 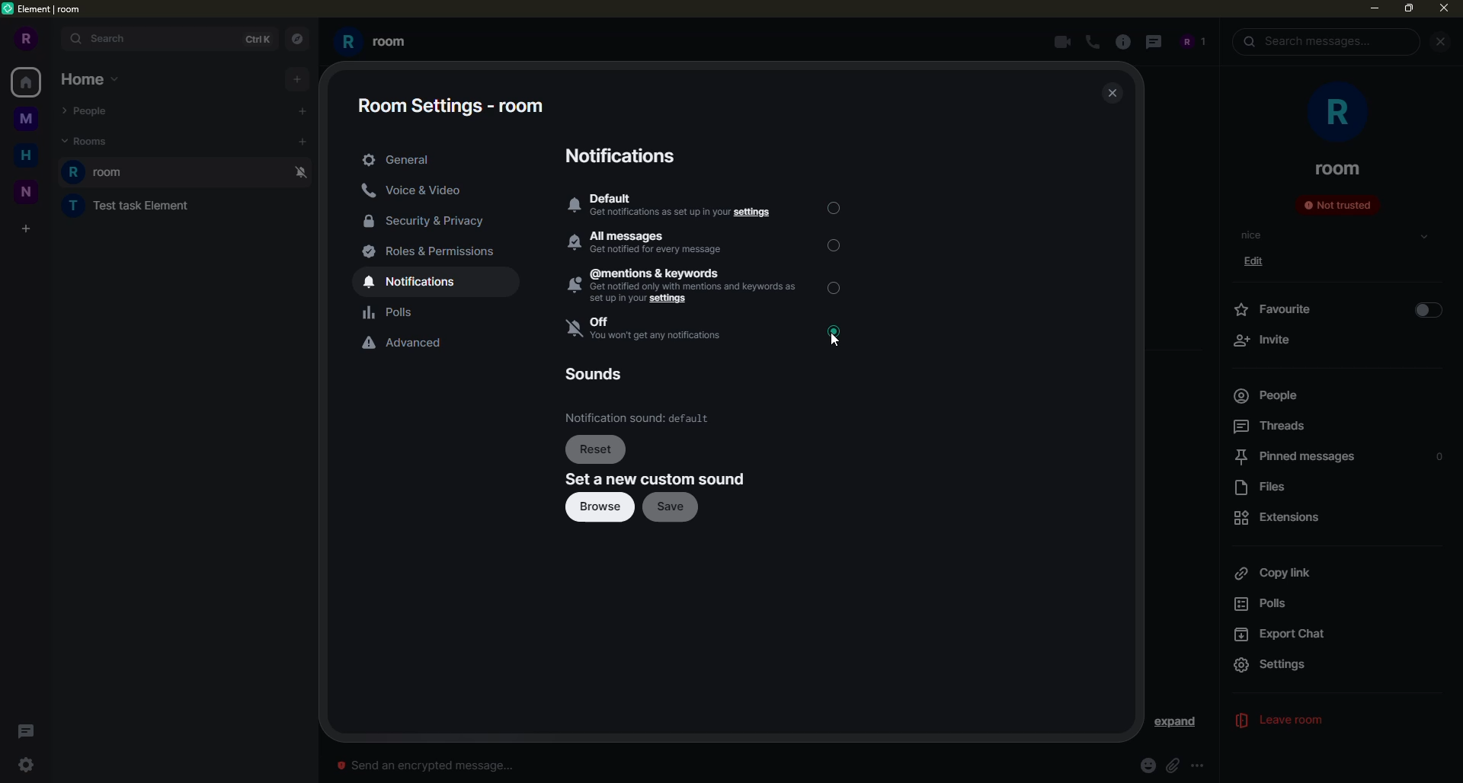 I want to click on H, so click(x=25, y=155).